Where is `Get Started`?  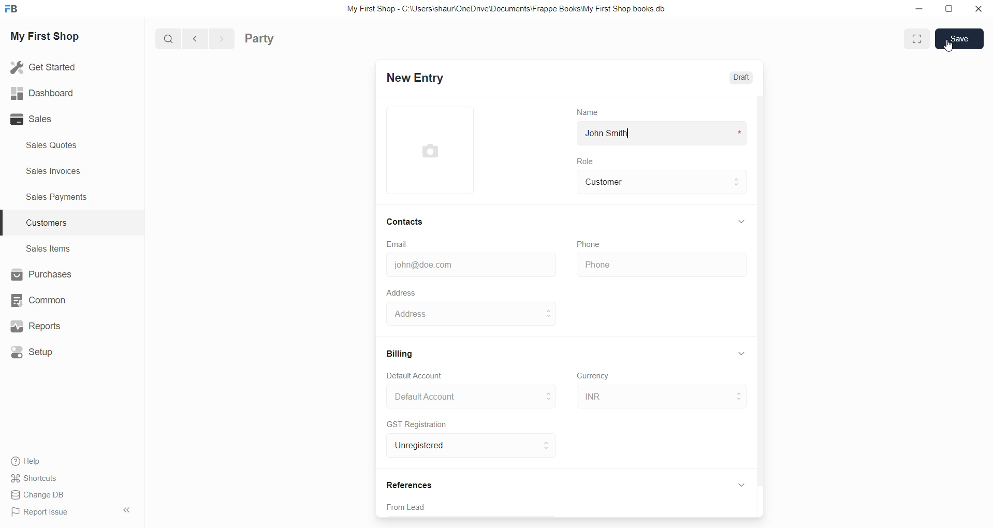
Get Started is located at coordinates (45, 67).